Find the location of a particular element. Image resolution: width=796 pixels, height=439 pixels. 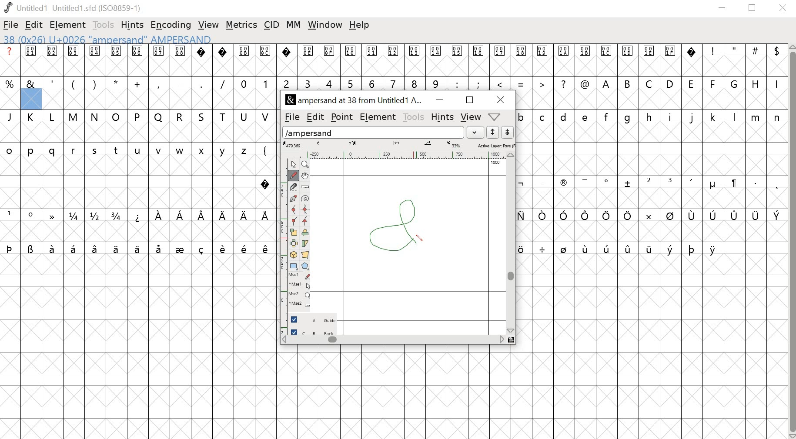

symbol is located at coordinates (96, 248).